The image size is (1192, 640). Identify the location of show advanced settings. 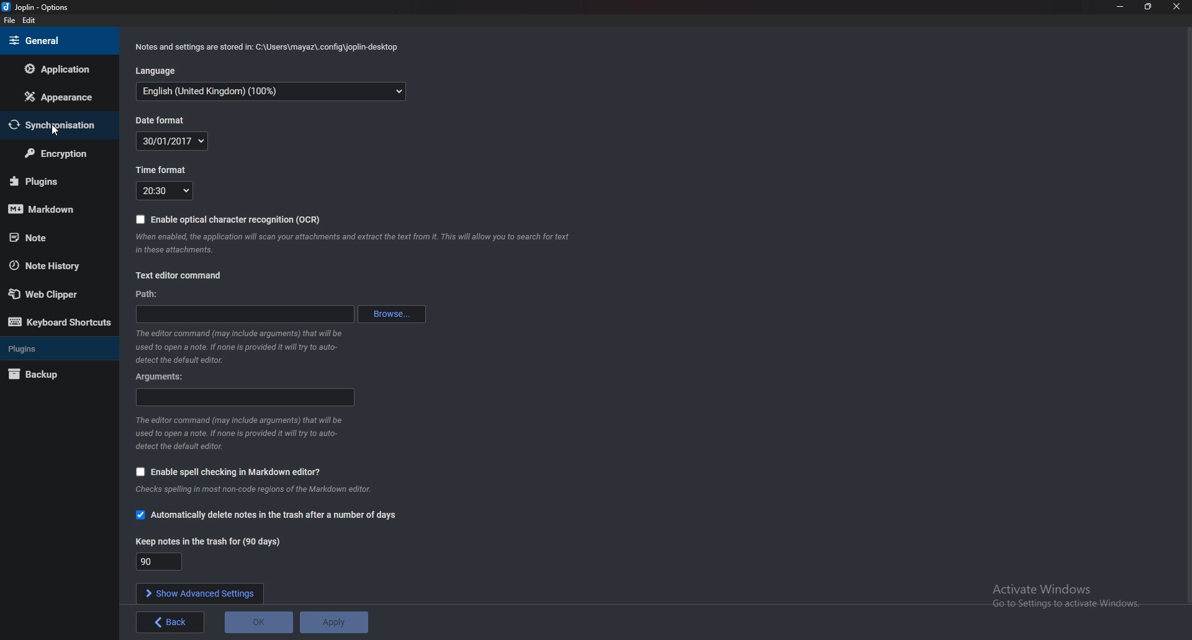
(201, 593).